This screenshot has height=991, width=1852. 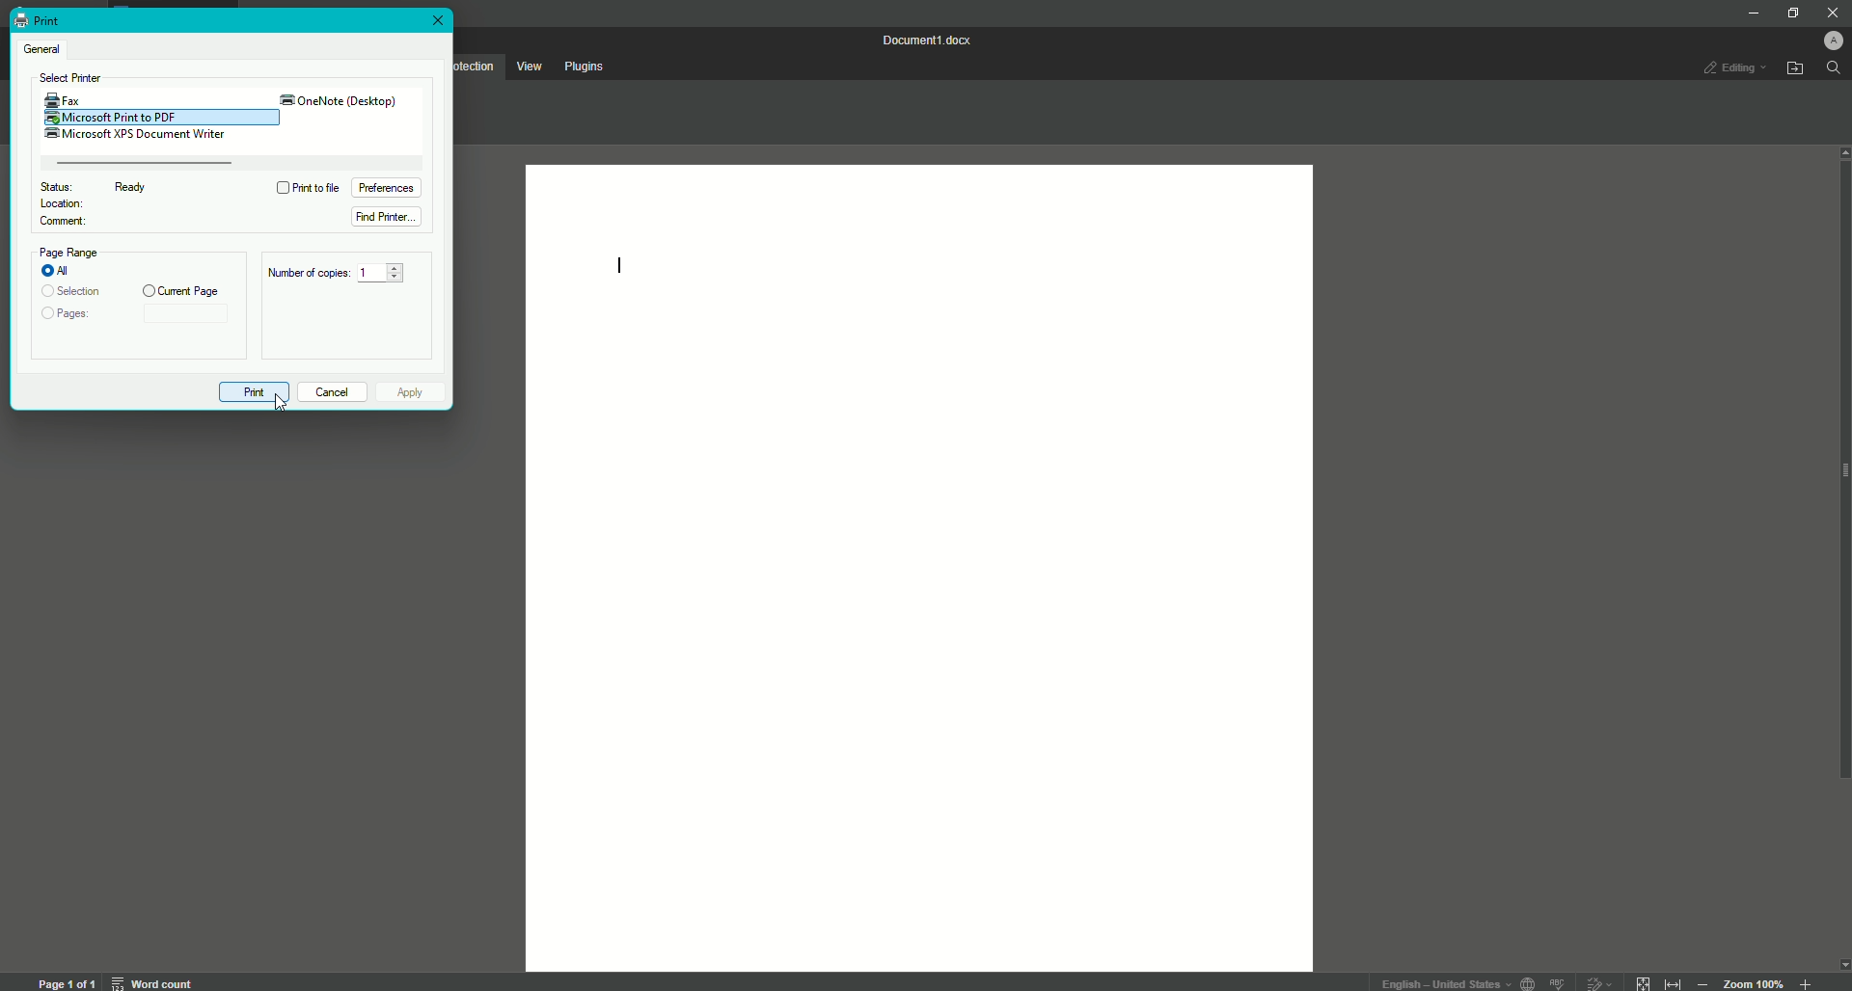 I want to click on Microsoft Print to PDF, so click(x=123, y=117).